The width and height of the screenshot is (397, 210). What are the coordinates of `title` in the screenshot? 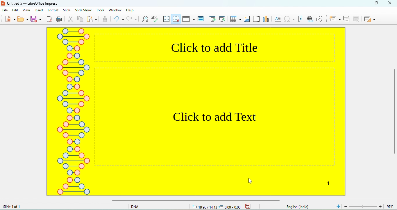 It's located at (31, 3).